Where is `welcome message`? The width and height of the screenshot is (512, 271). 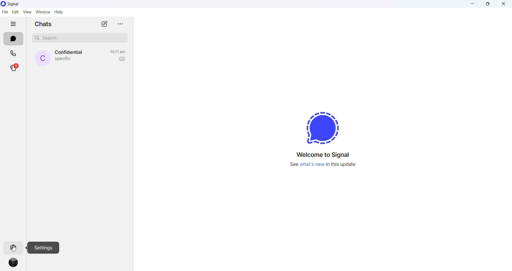 welcome message is located at coordinates (324, 154).